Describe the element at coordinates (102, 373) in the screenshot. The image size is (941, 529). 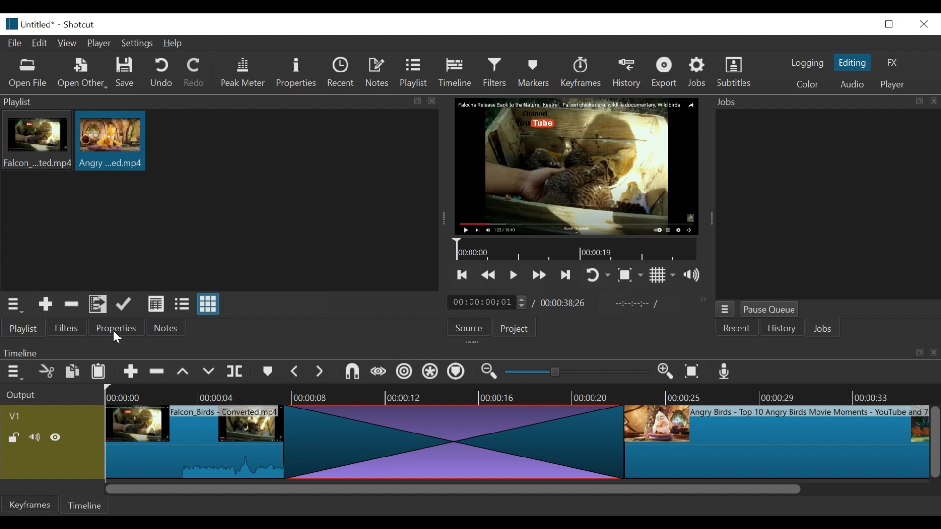
I see `Paste` at that location.